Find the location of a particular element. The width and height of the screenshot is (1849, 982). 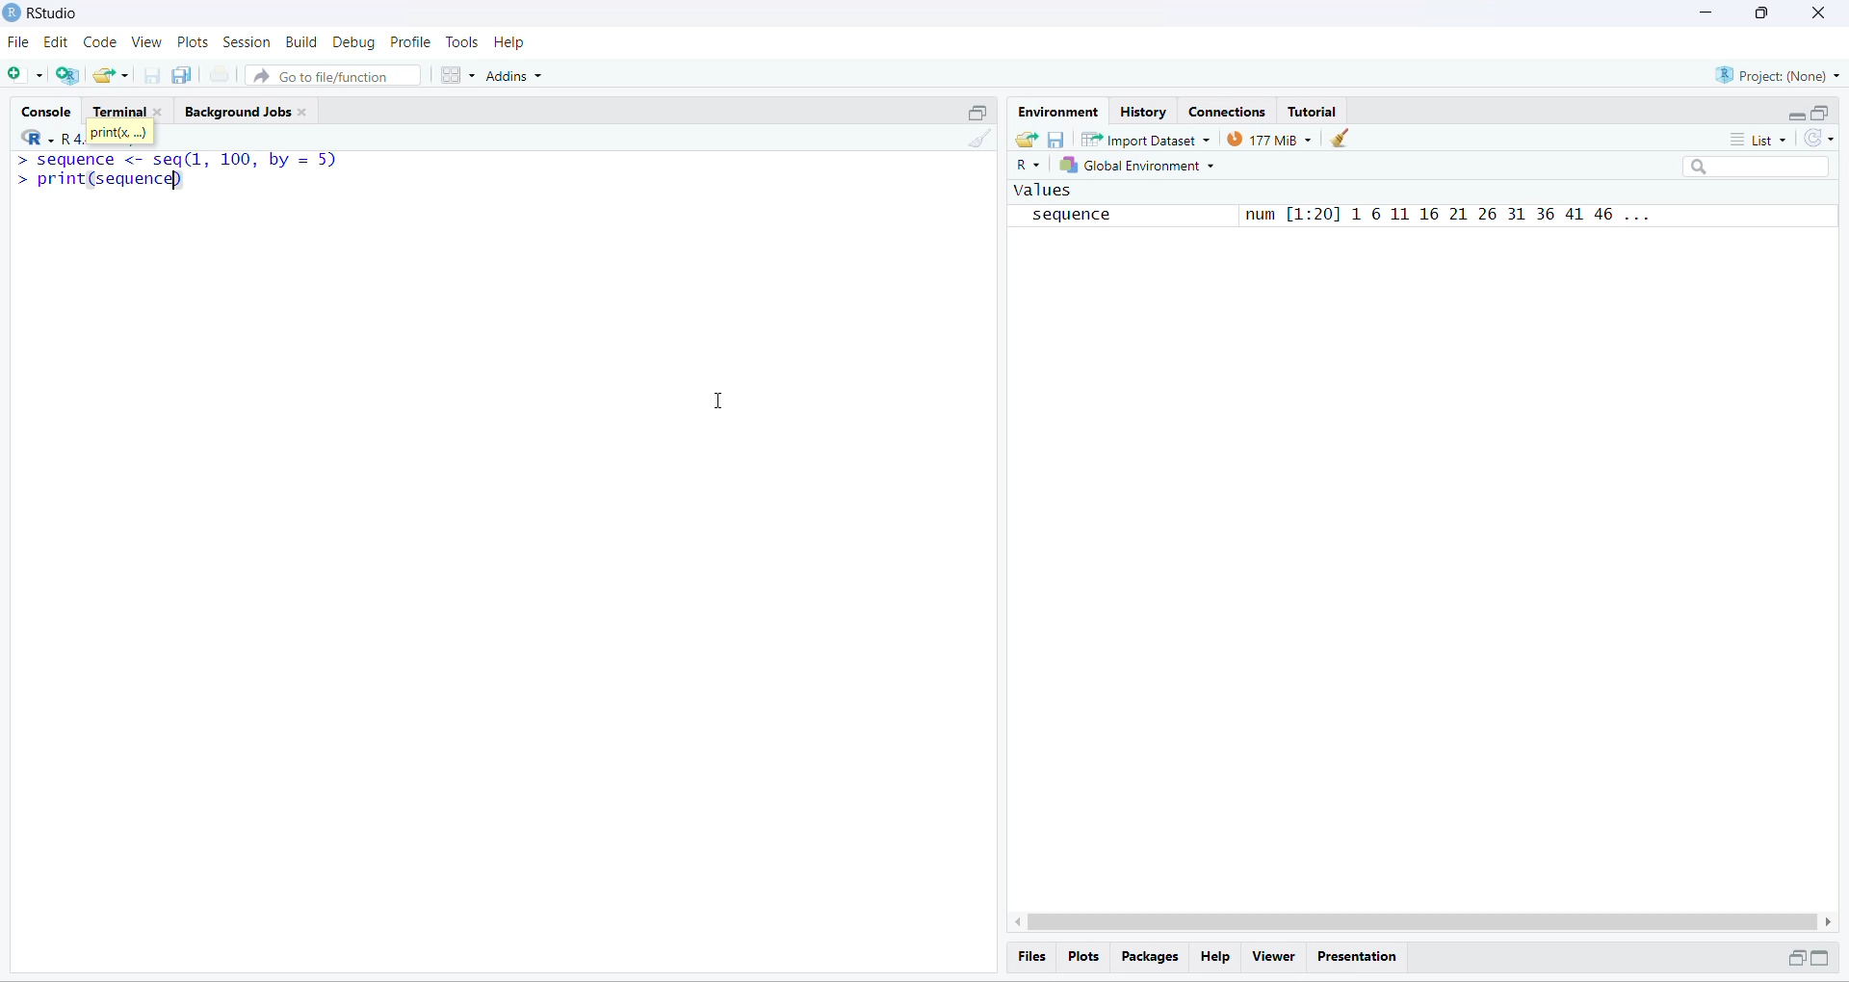

go to file/function is located at coordinates (332, 75).